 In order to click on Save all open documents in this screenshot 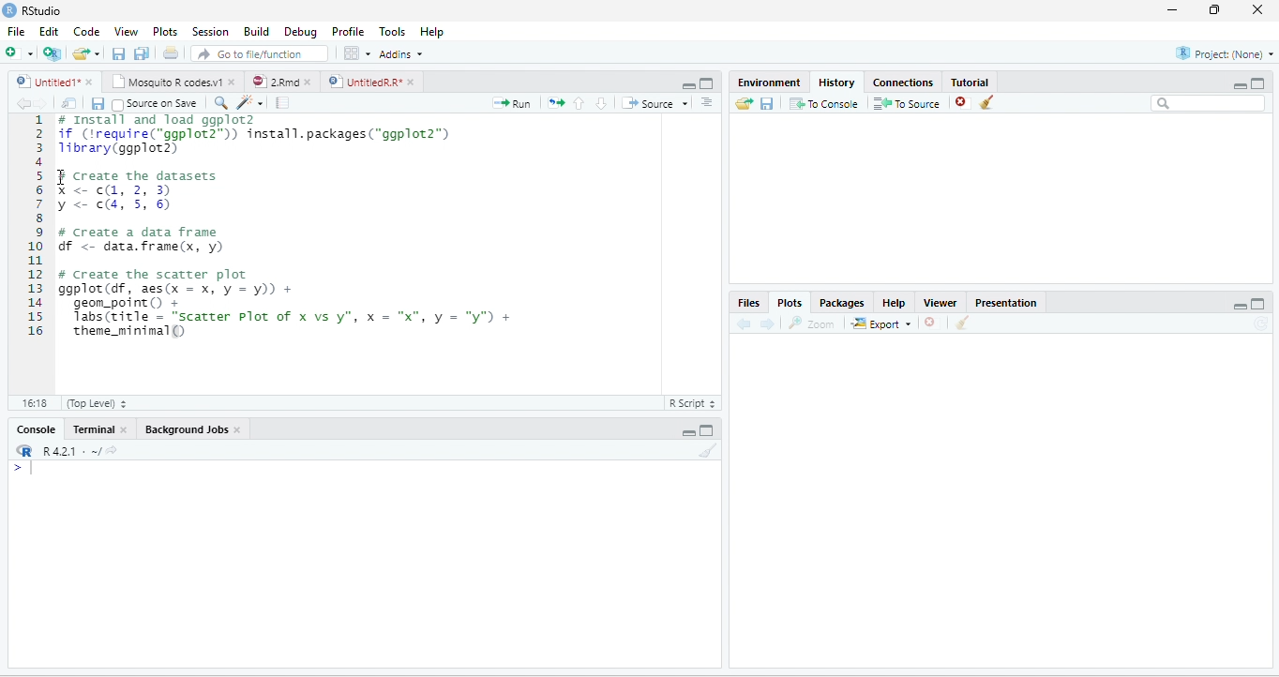, I will do `click(142, 53)`.